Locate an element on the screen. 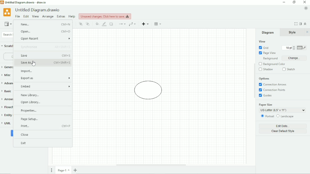 This screenshot has width=310, height=174. Page number is located at coordinates (64, 171).